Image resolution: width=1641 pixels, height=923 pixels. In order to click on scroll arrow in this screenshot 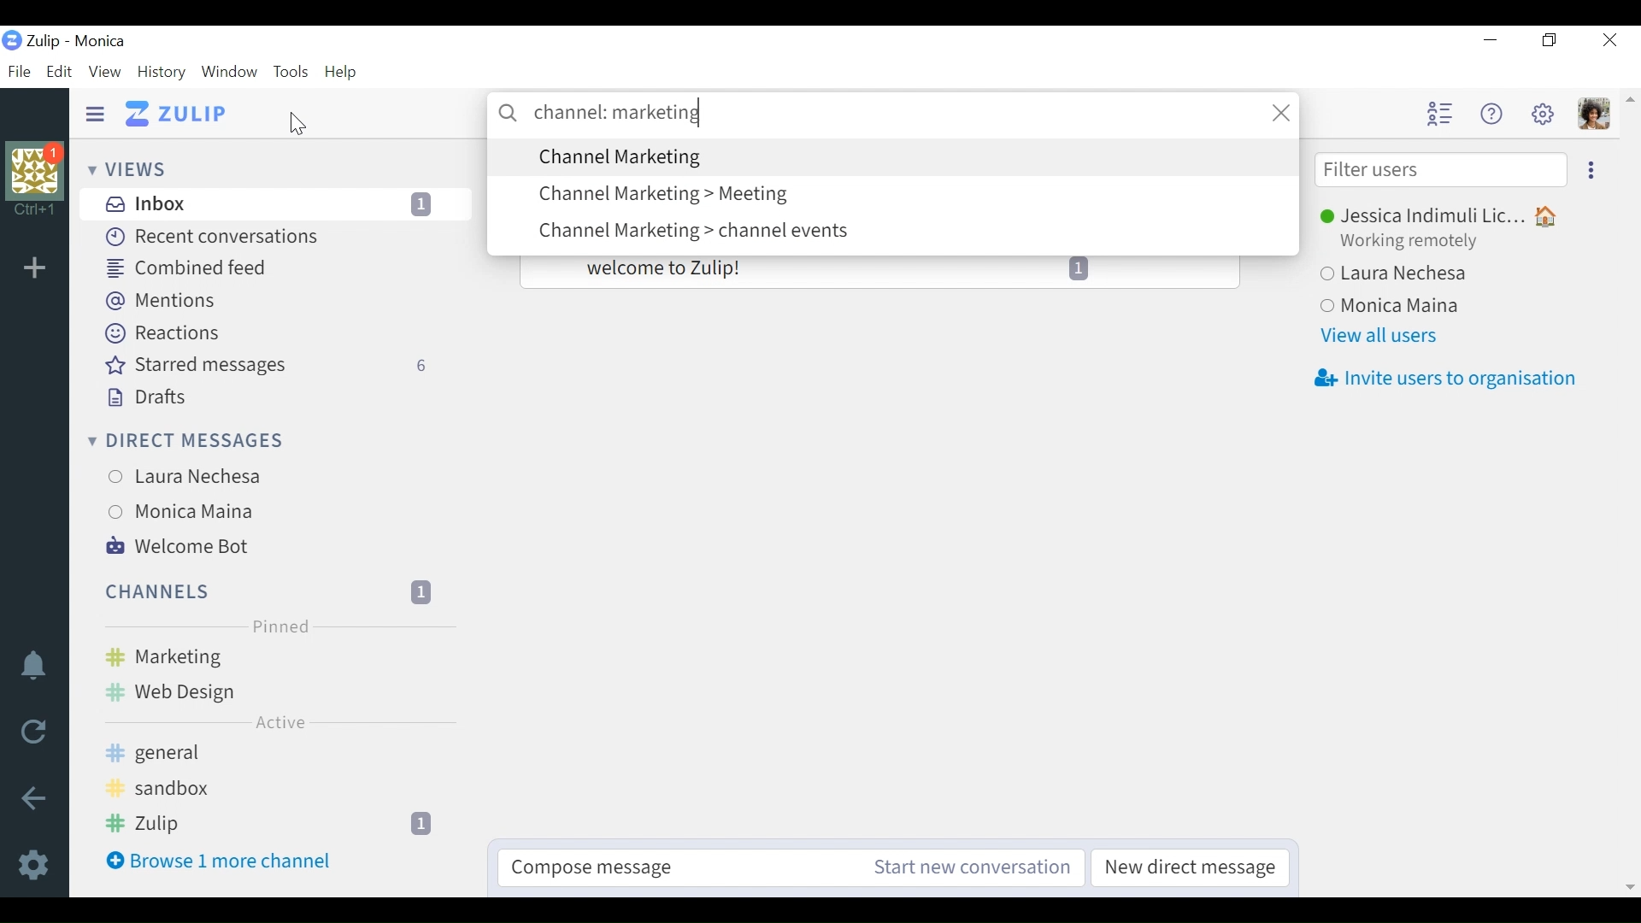, I will do `click(1627, 113)`.